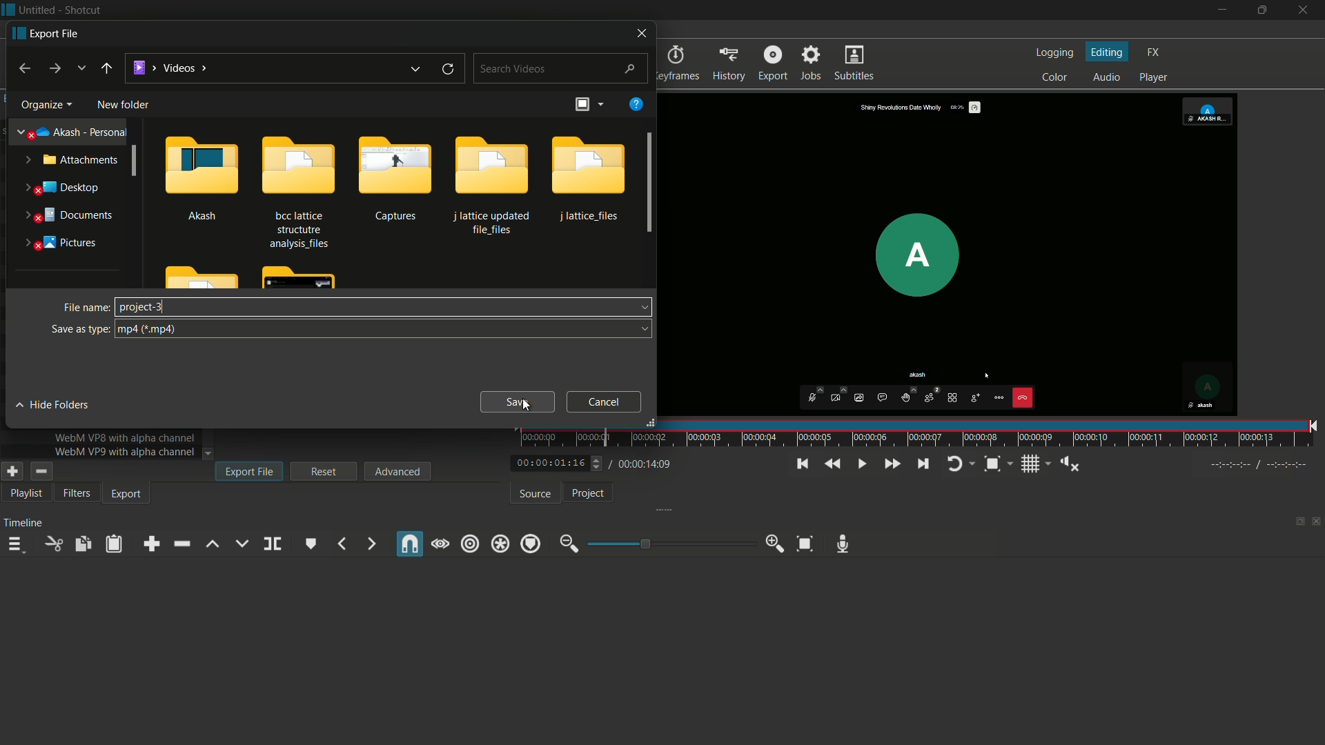 Image resolution: width=1325 pixels, height=745 pixels. What do you see at coordinates (812, 63) in the screenshot?
I see `jobs` at bounding box center [812, 63].